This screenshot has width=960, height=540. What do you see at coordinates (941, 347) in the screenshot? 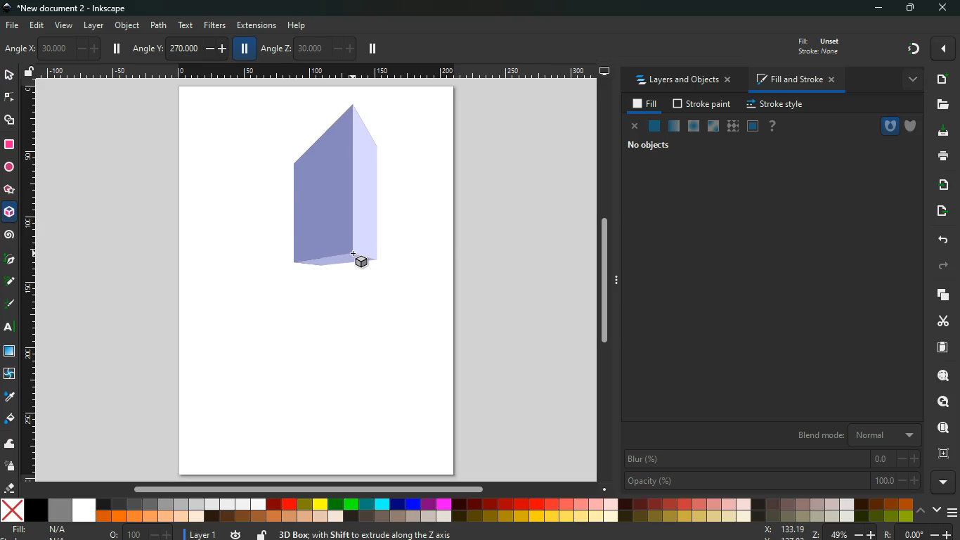
I see `paper` at bounding box center [941, 347].